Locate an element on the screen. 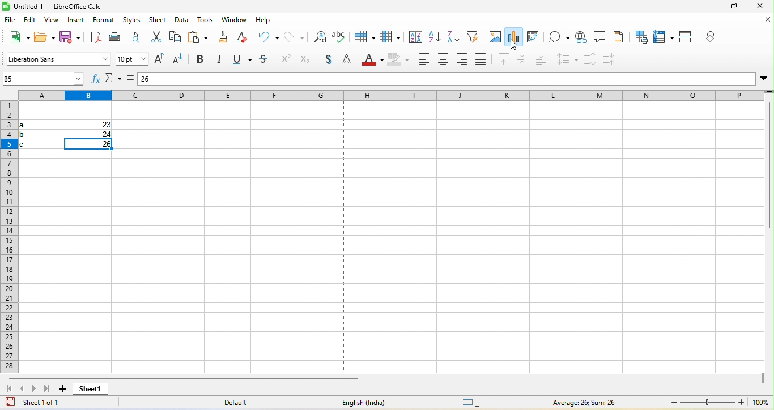 The image size is (774, 410). justified is located at coordinates (481, 59).